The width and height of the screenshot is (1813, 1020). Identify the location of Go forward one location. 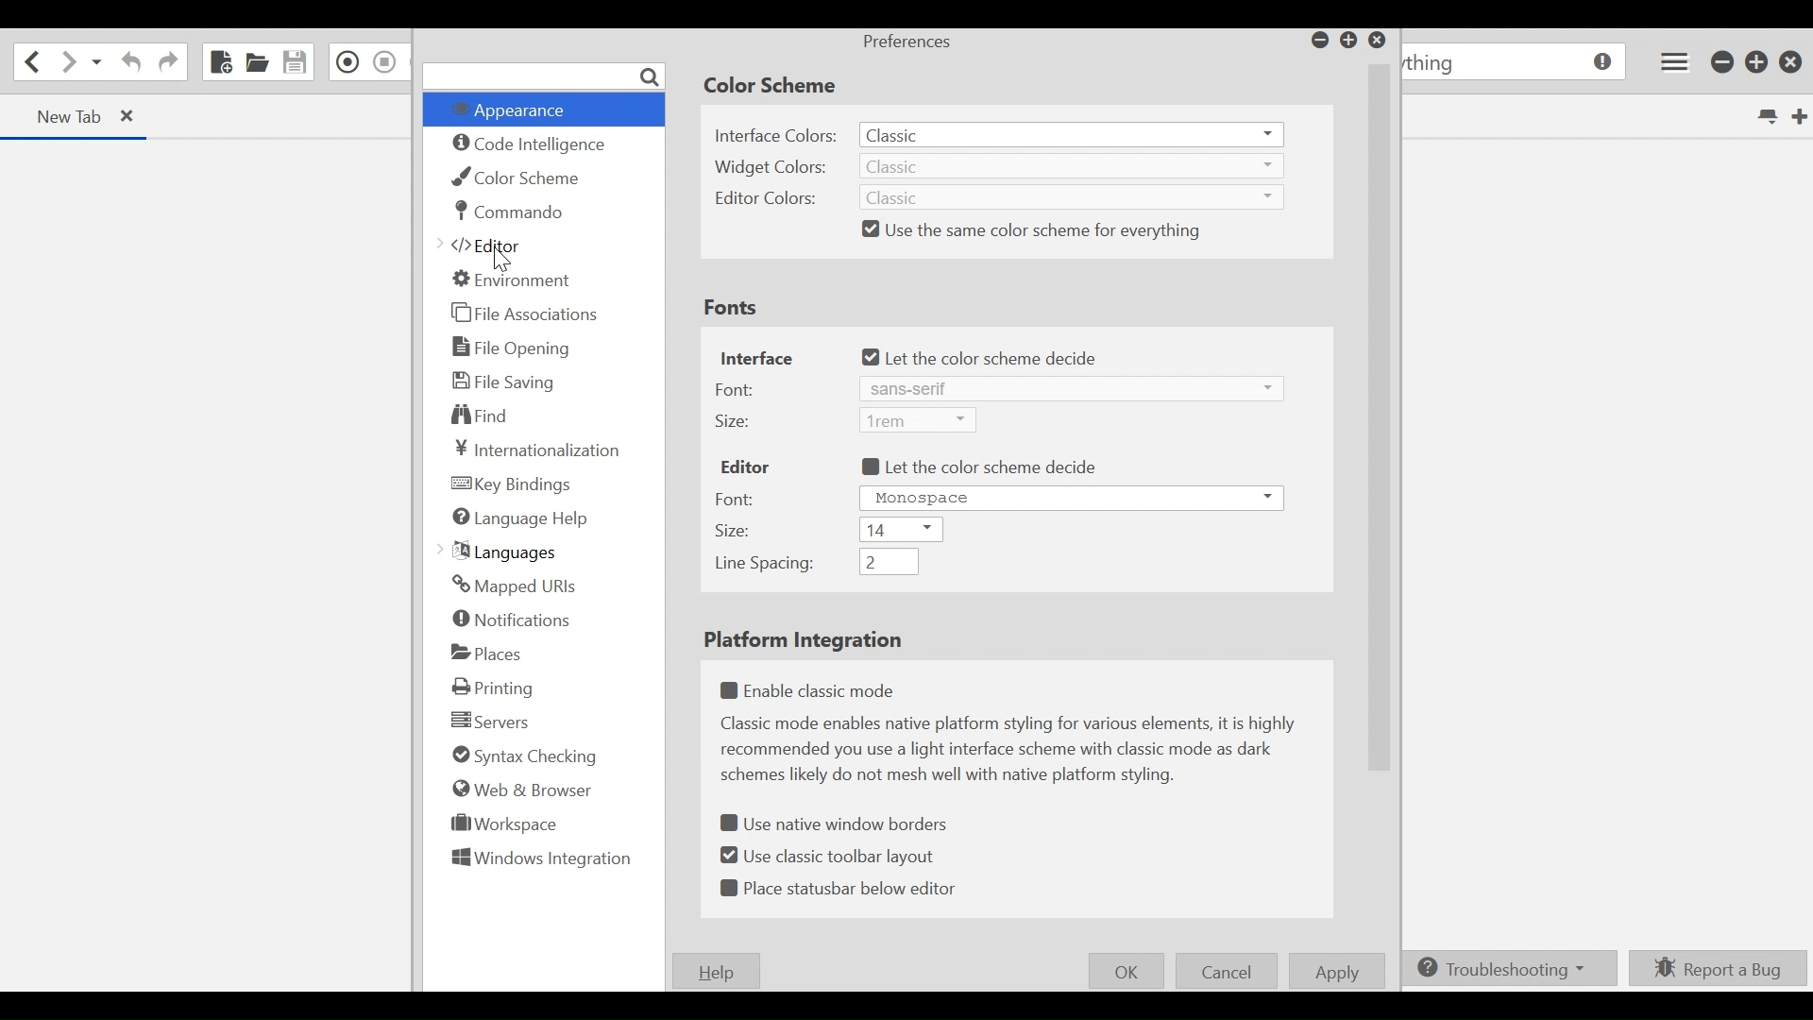
(67, 62).